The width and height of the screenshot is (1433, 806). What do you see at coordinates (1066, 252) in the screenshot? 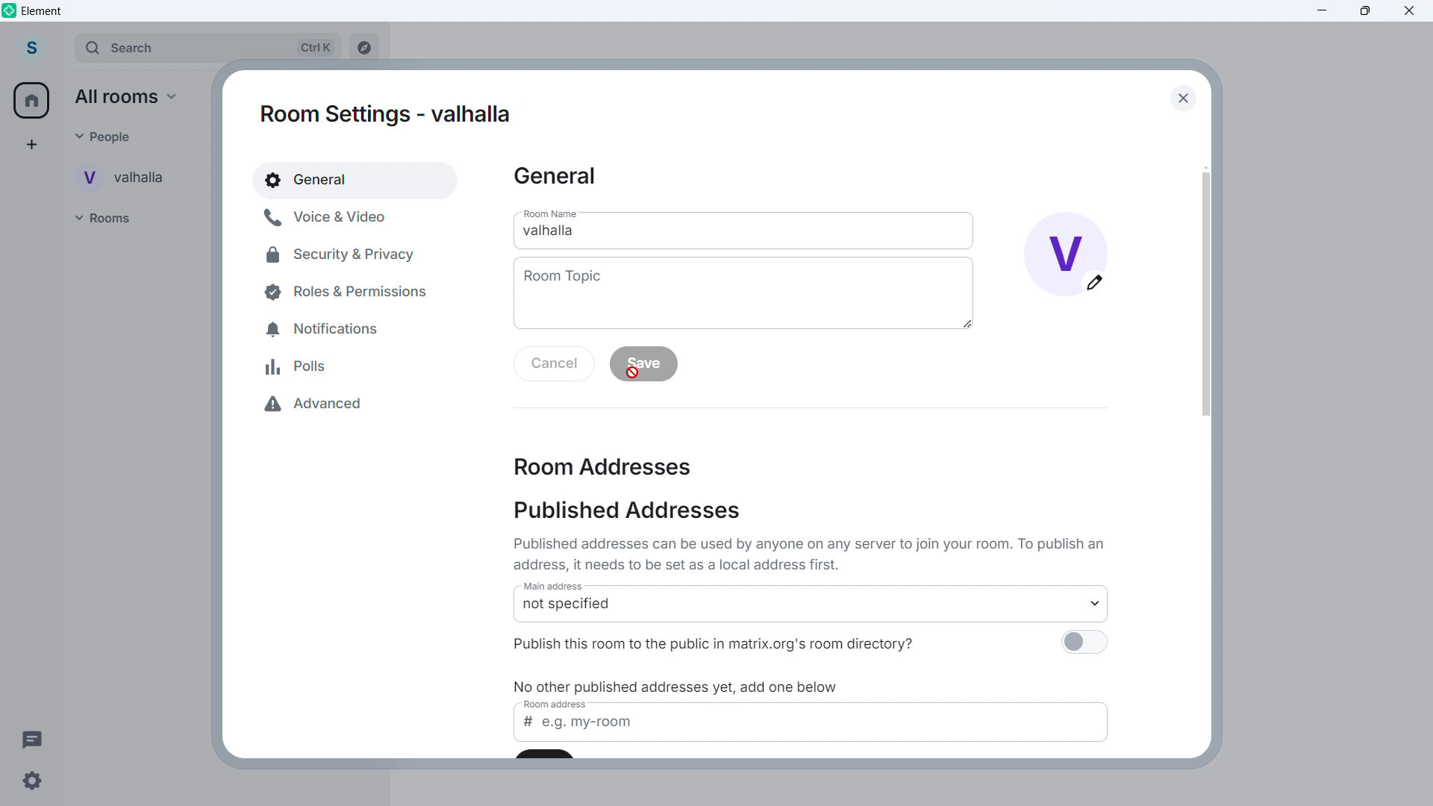
I see `name changed and account image change` at bounding box center [1066, 252].